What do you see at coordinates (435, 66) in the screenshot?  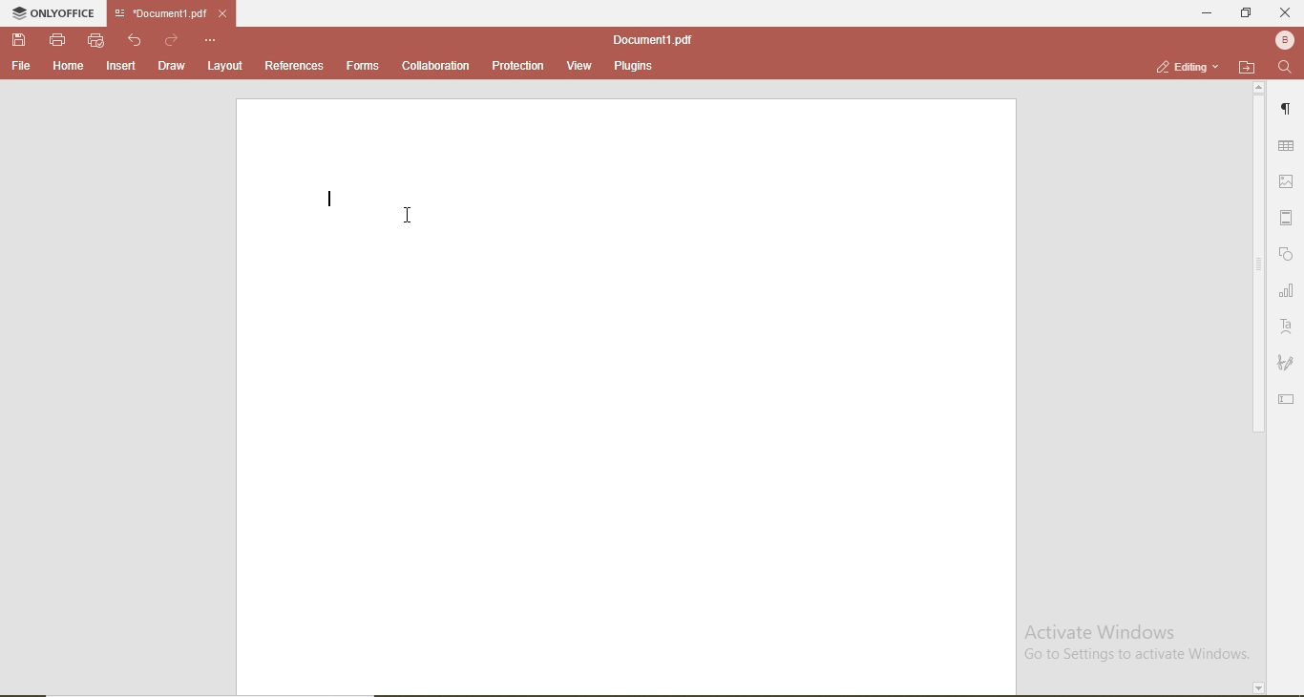 I see `collaboration` at bounding box center [435, 66].